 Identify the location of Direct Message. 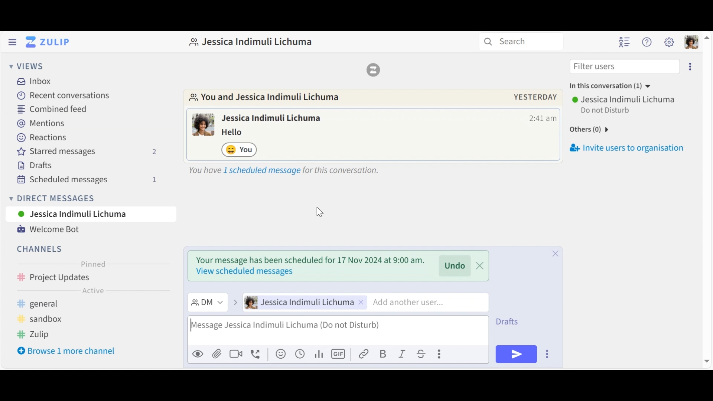
(206, 302).